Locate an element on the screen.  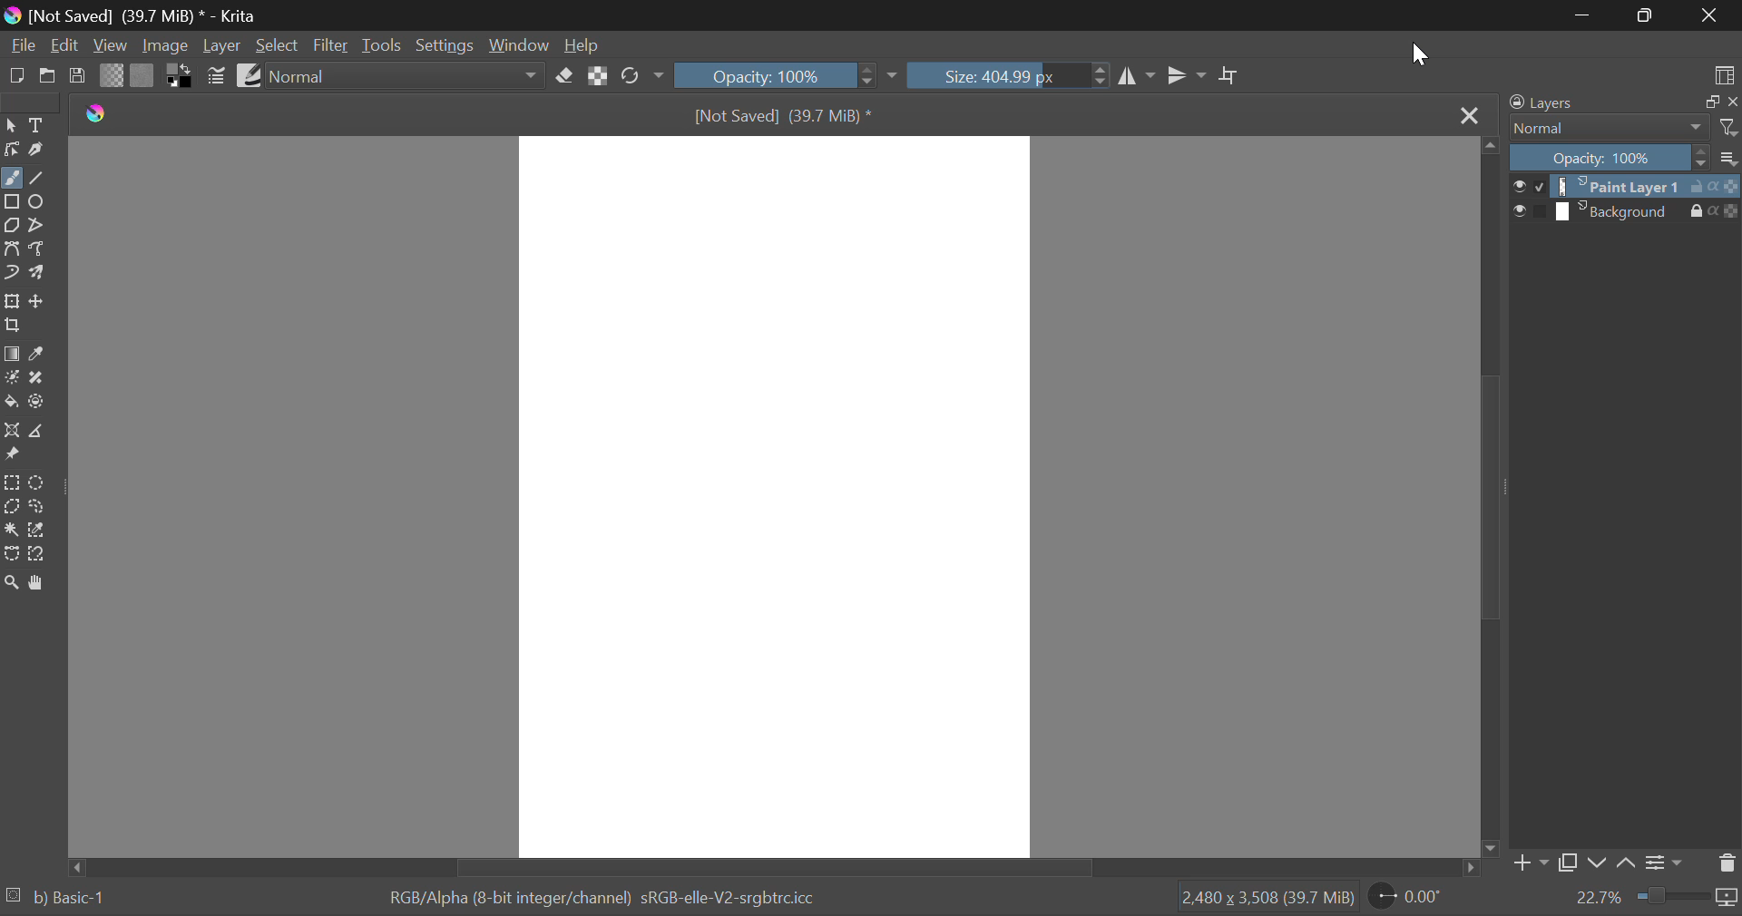
Measurement is located at coordinates (39, 430).